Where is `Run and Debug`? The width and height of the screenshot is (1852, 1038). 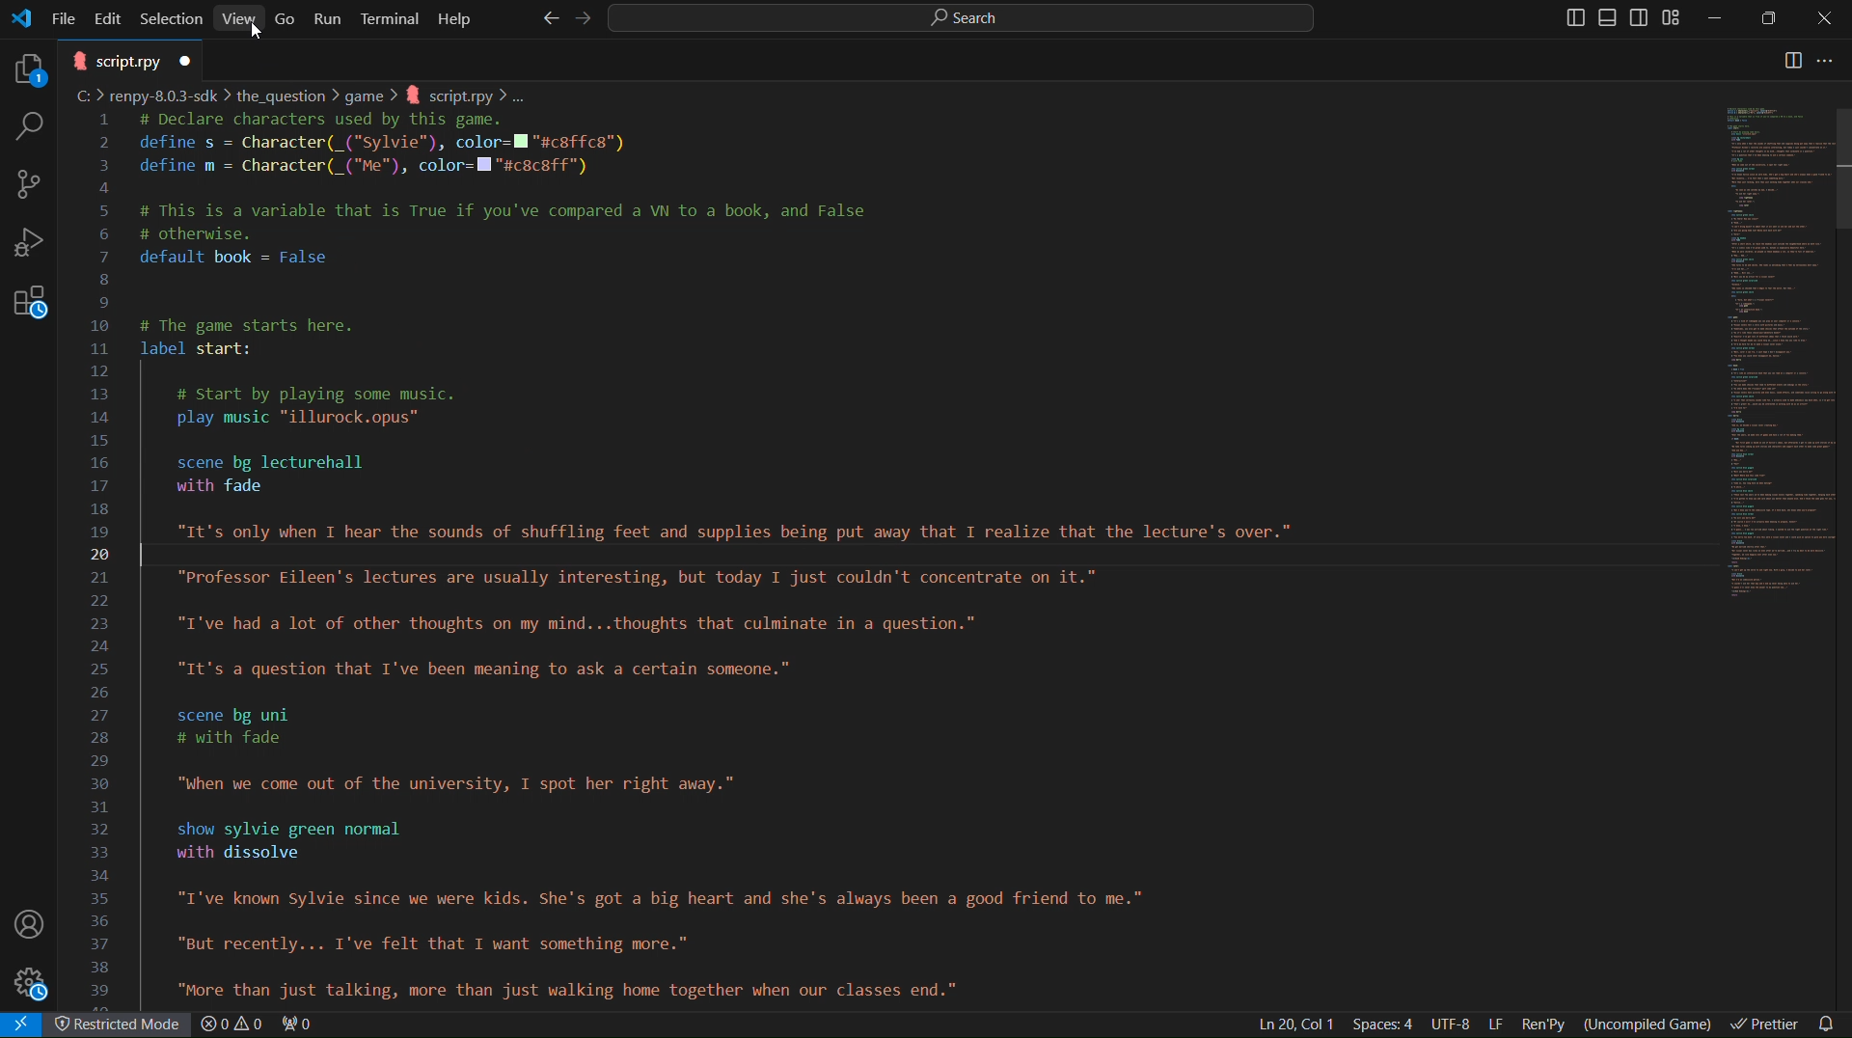
Run and Debug is located at coordinates (30, 248).